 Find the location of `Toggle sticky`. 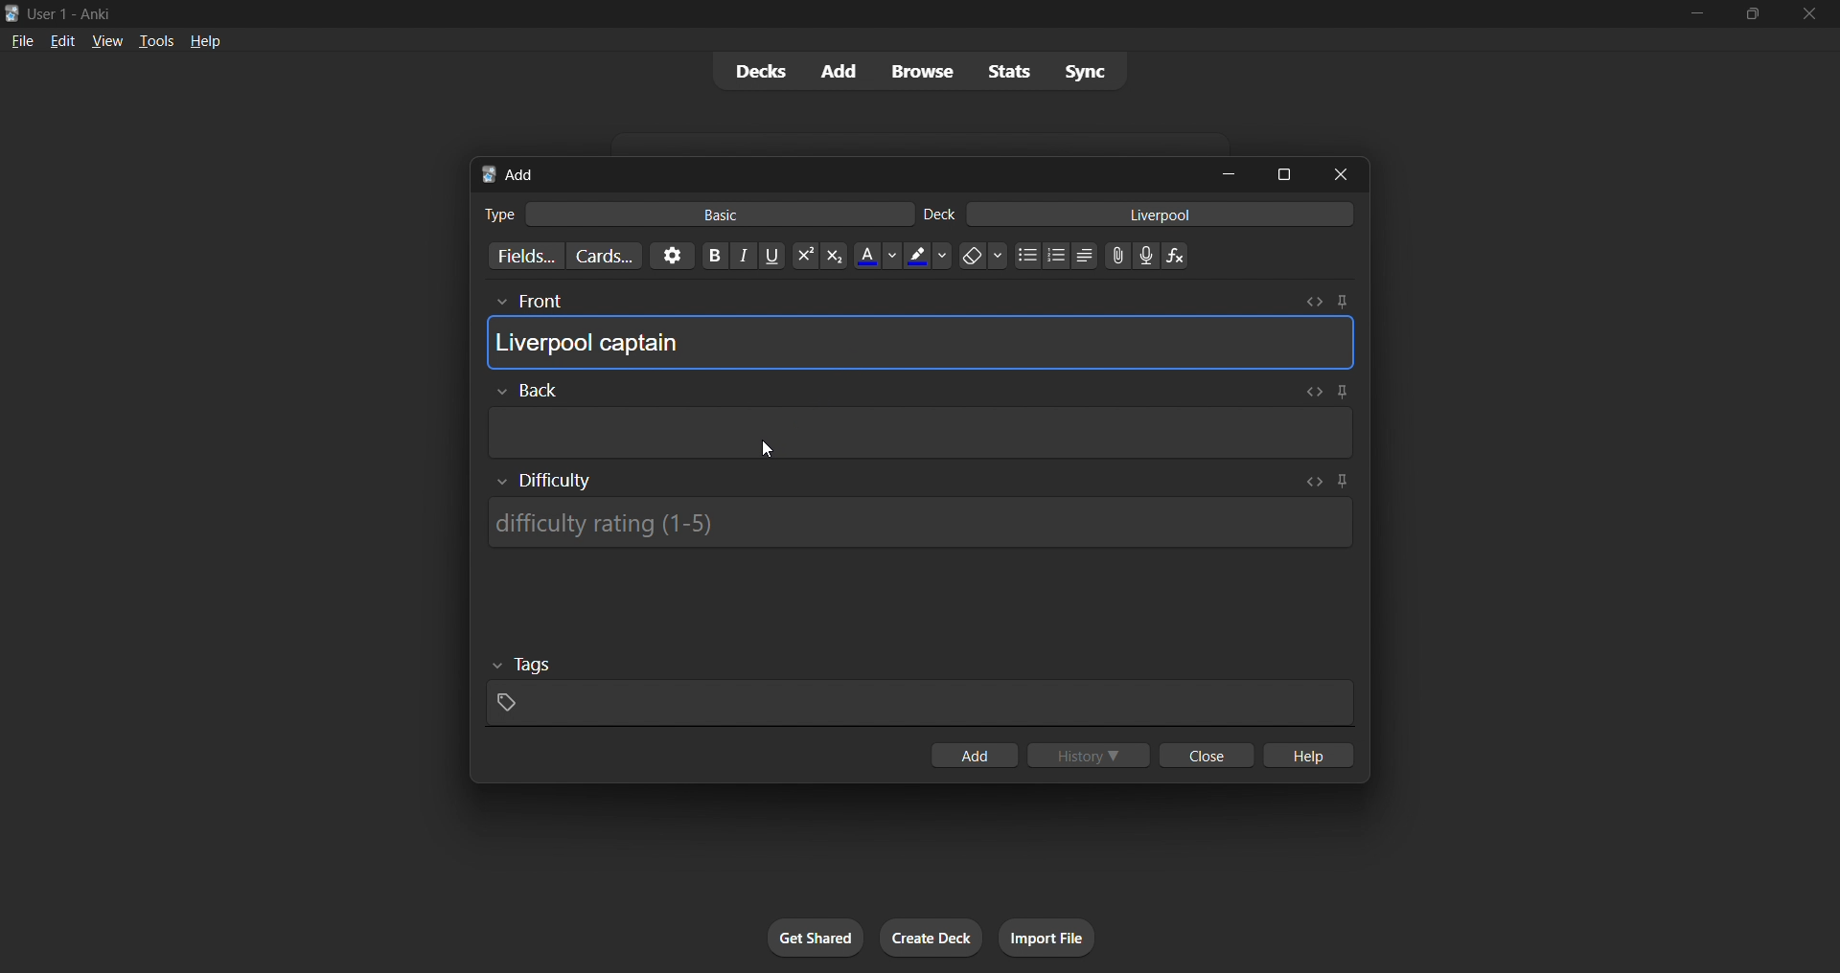

Toggle sticky is located at coordinates (1342, 302).